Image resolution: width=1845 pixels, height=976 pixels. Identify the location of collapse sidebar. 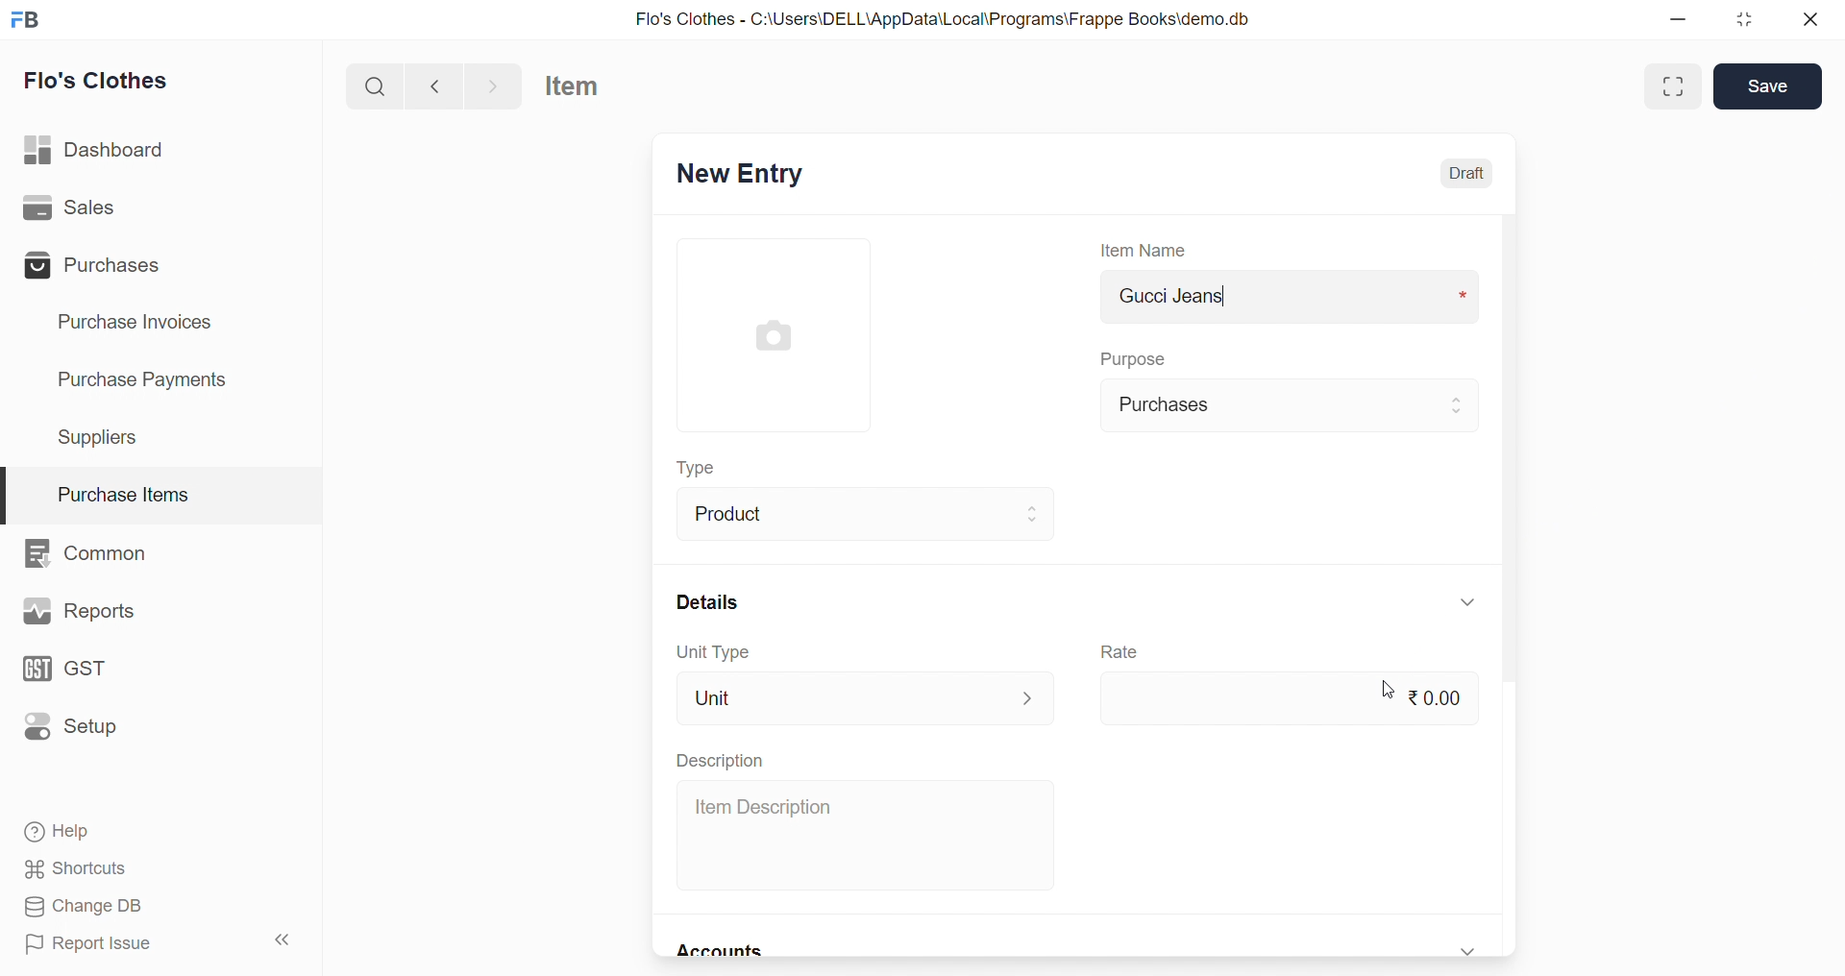
(290, 941).